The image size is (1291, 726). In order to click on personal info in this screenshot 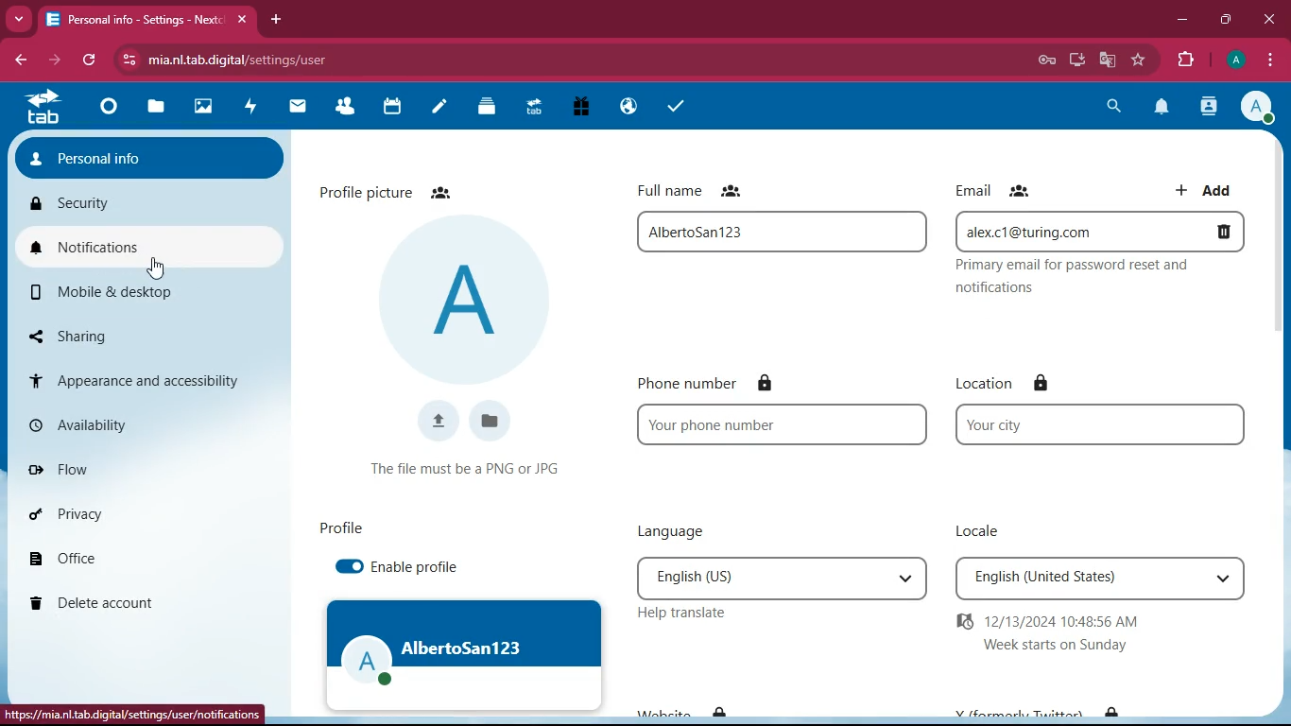, I will do `click(151, 158)`.